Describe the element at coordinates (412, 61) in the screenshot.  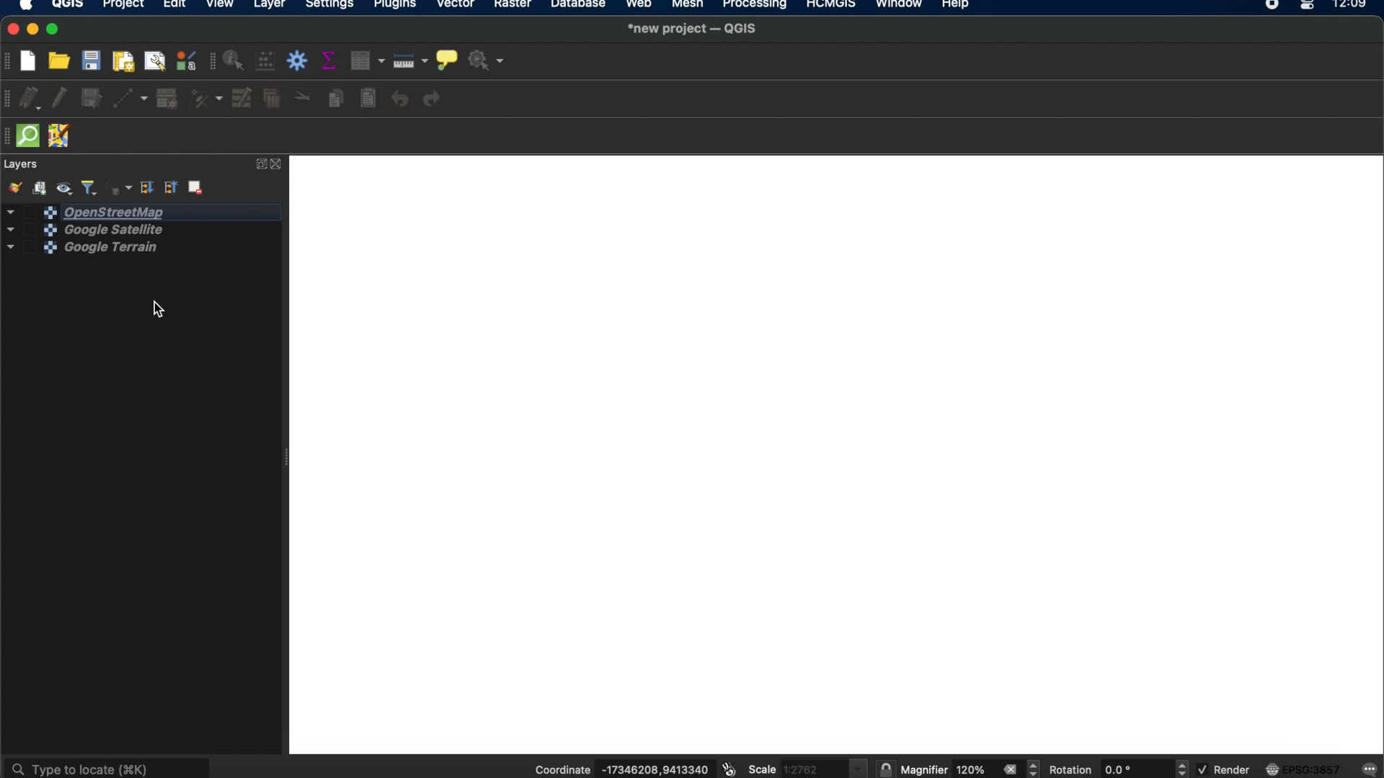
I see `measure line` at that location.